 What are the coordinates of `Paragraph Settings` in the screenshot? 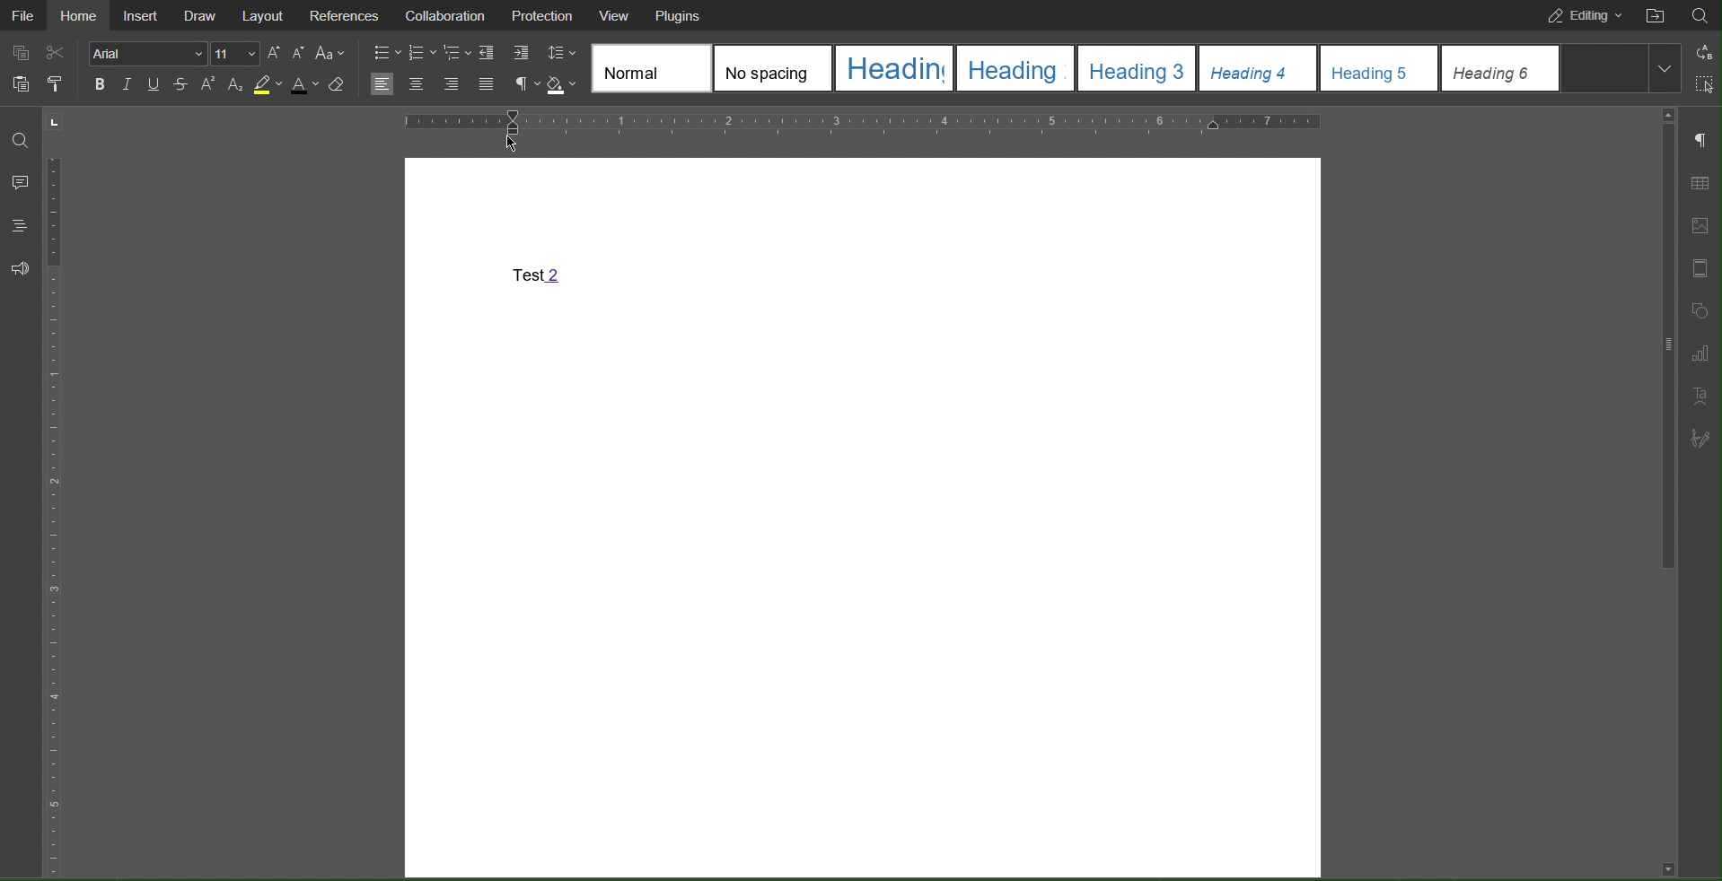 It's located at (1702, 140).